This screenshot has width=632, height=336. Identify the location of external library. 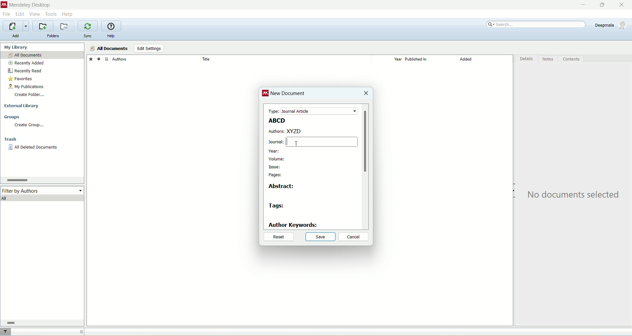
(23, 106).